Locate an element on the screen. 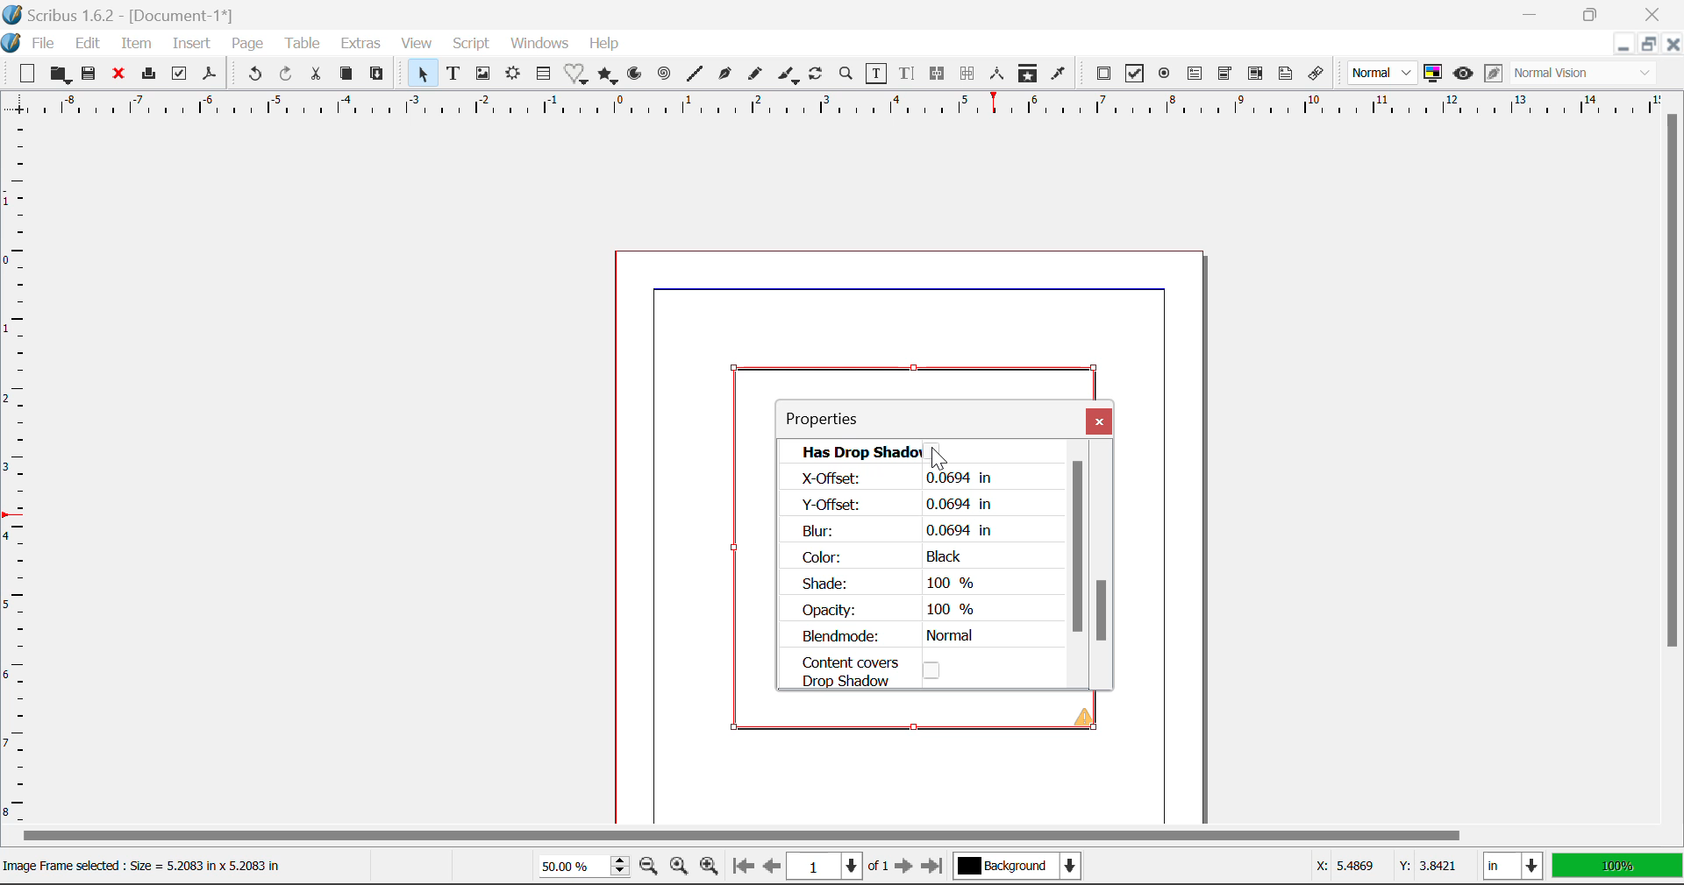 The image size is (1684, 885). Content Covers Drop Shadow Option is located at coordinates (885, 670).